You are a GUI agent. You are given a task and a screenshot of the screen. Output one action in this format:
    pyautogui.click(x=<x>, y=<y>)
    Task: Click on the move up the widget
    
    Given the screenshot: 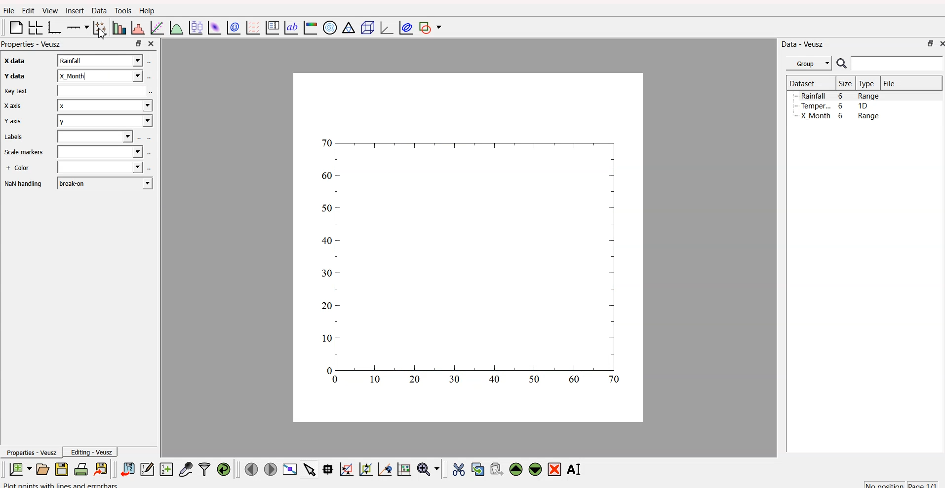 What is the action you would take?
    pyautogui.click(x=515, y=469)
    